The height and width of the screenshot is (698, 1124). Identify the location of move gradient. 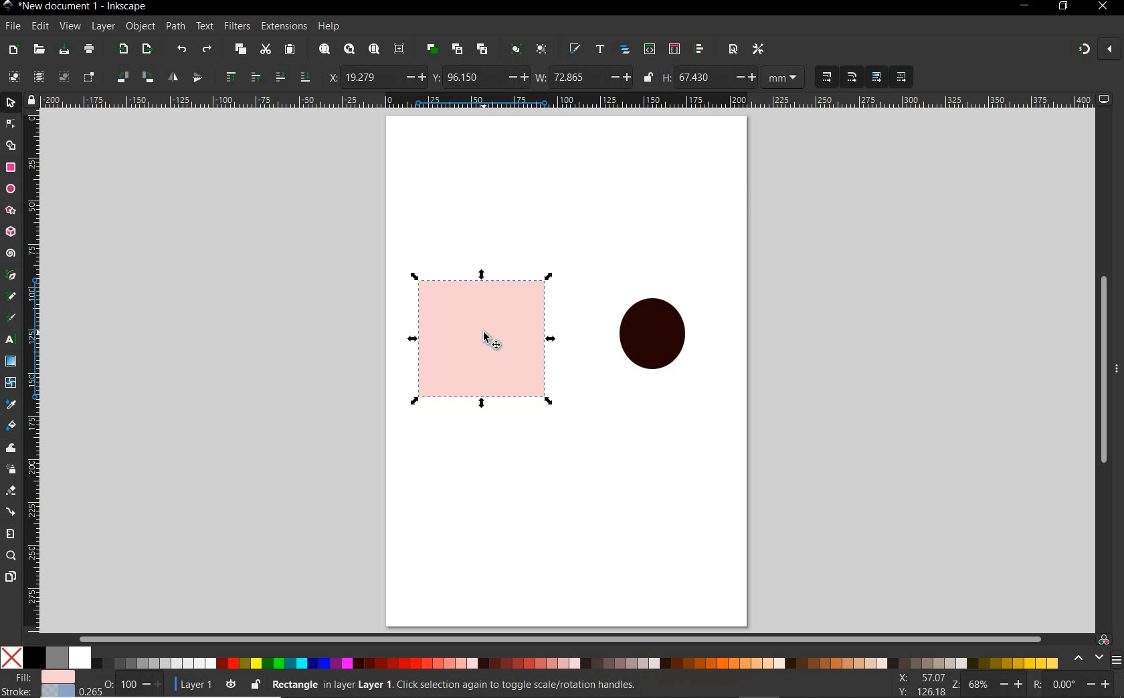
(877, 76).